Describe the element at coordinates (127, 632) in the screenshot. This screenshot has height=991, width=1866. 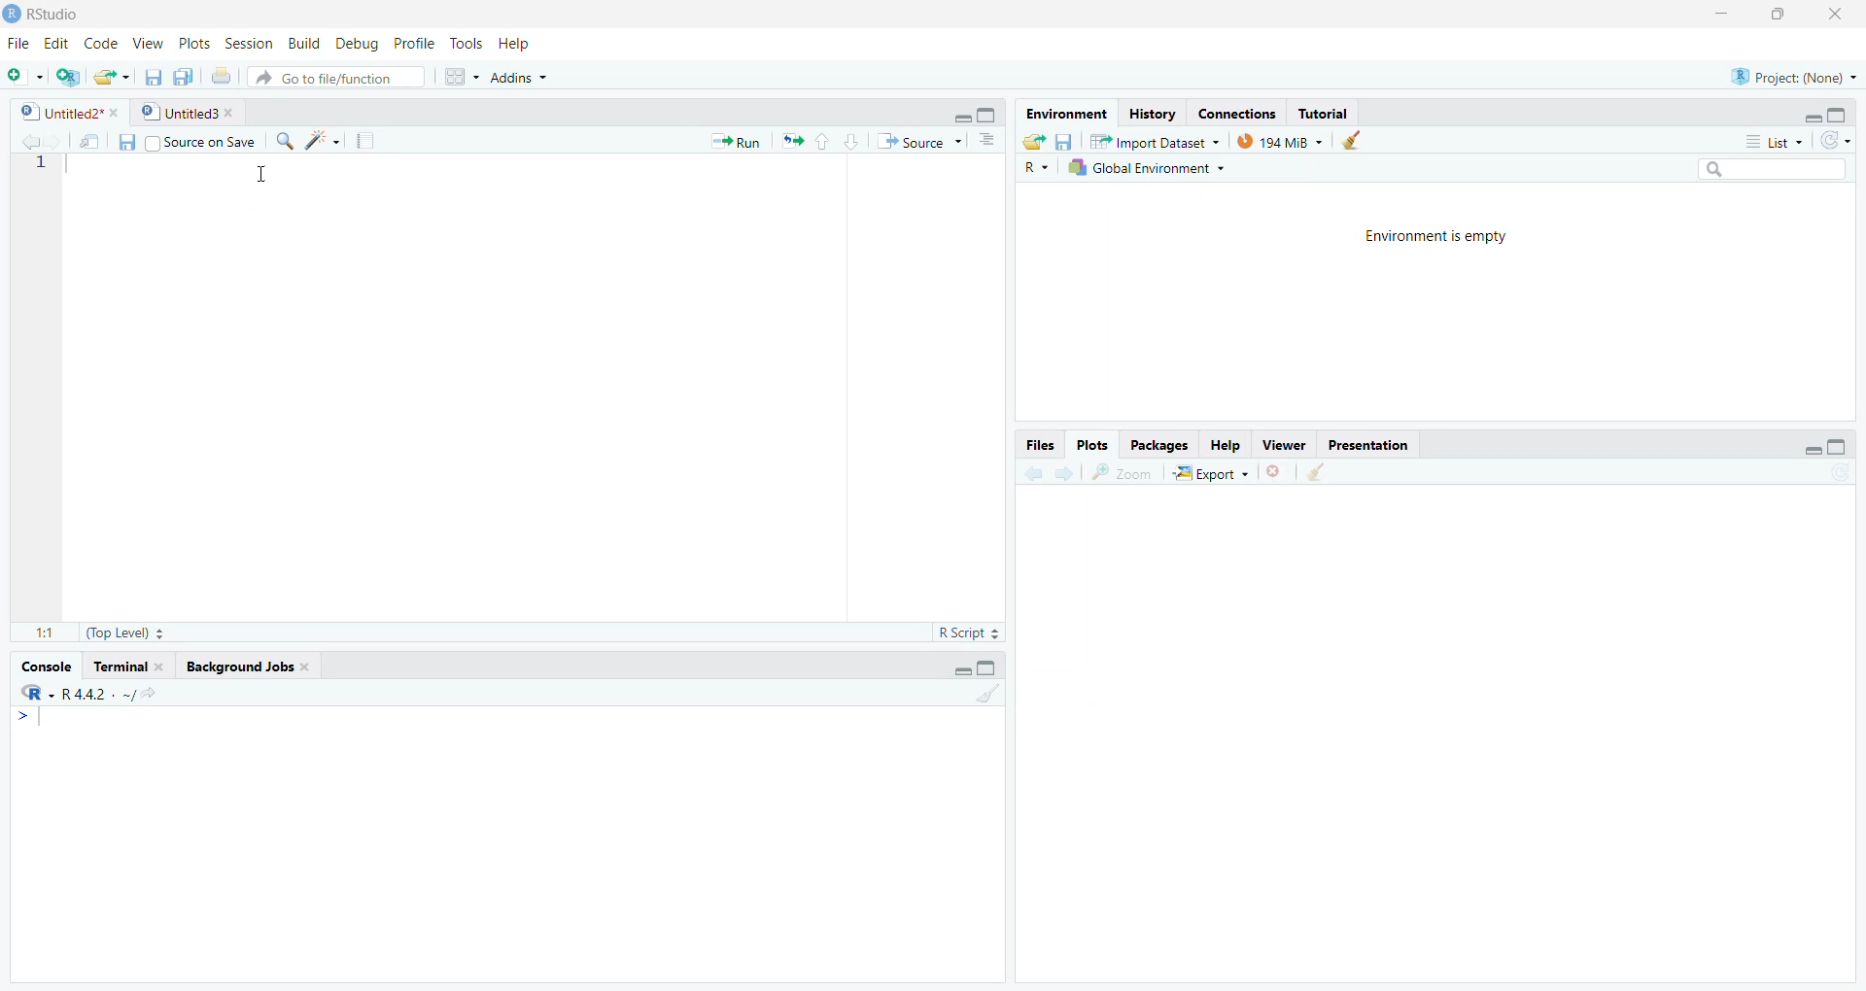
I see `(Top Level) ` at that location.